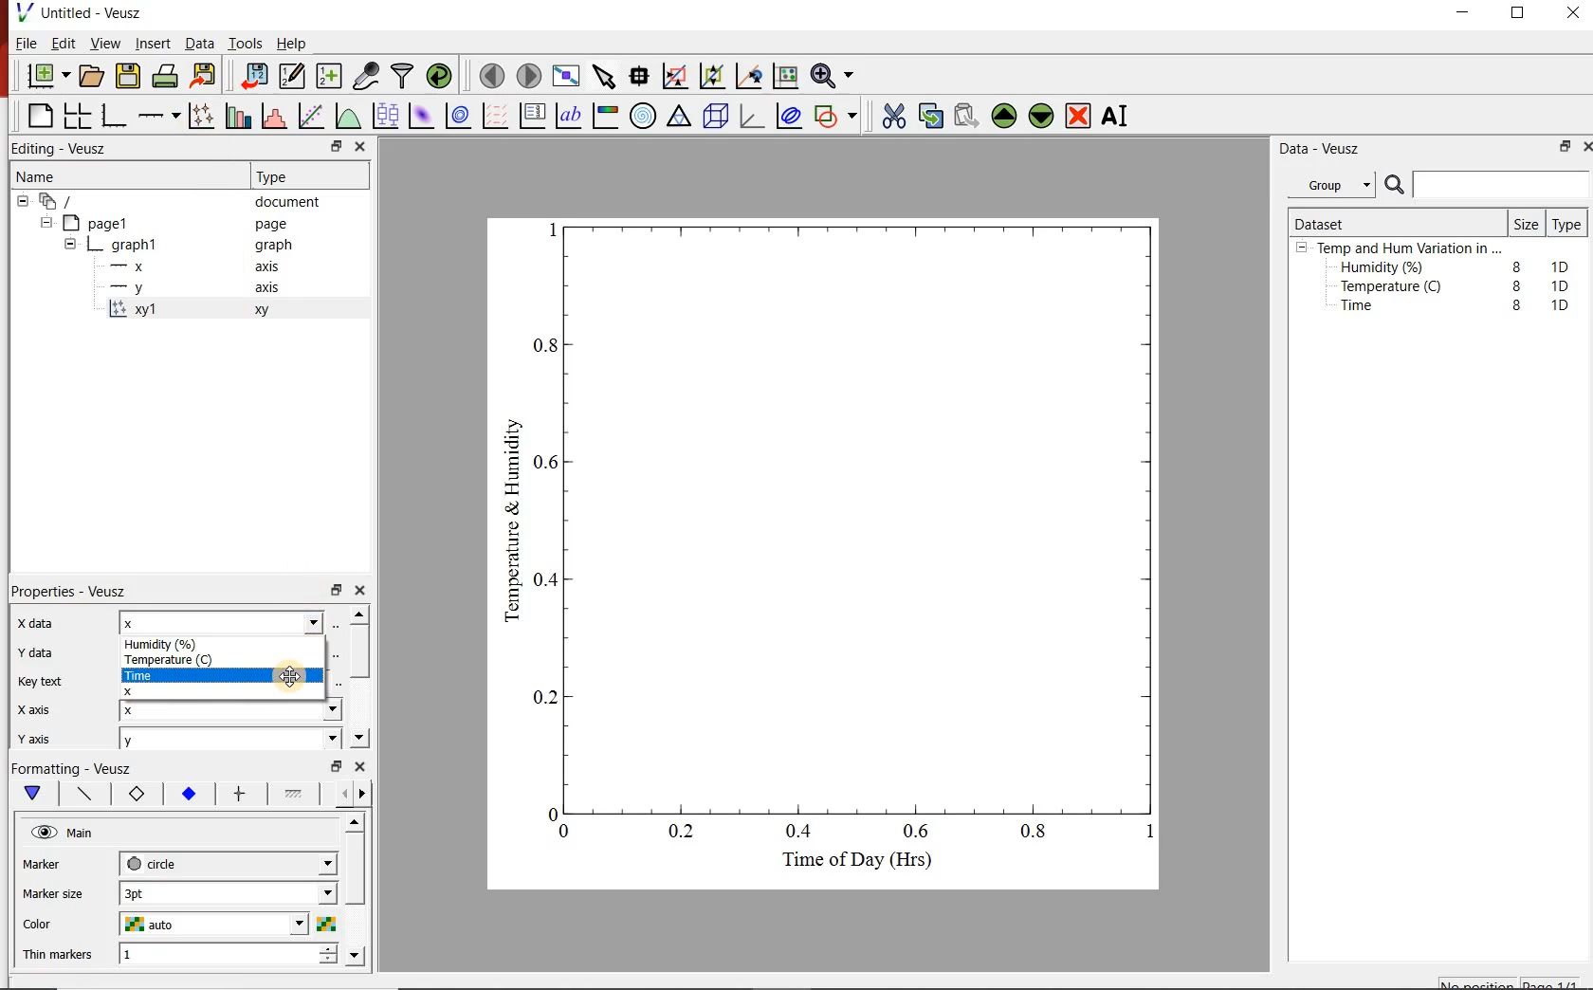 The width and height of the screenshot is (1593, 990). I want to click on reload linked datasets, so click(439, 77).